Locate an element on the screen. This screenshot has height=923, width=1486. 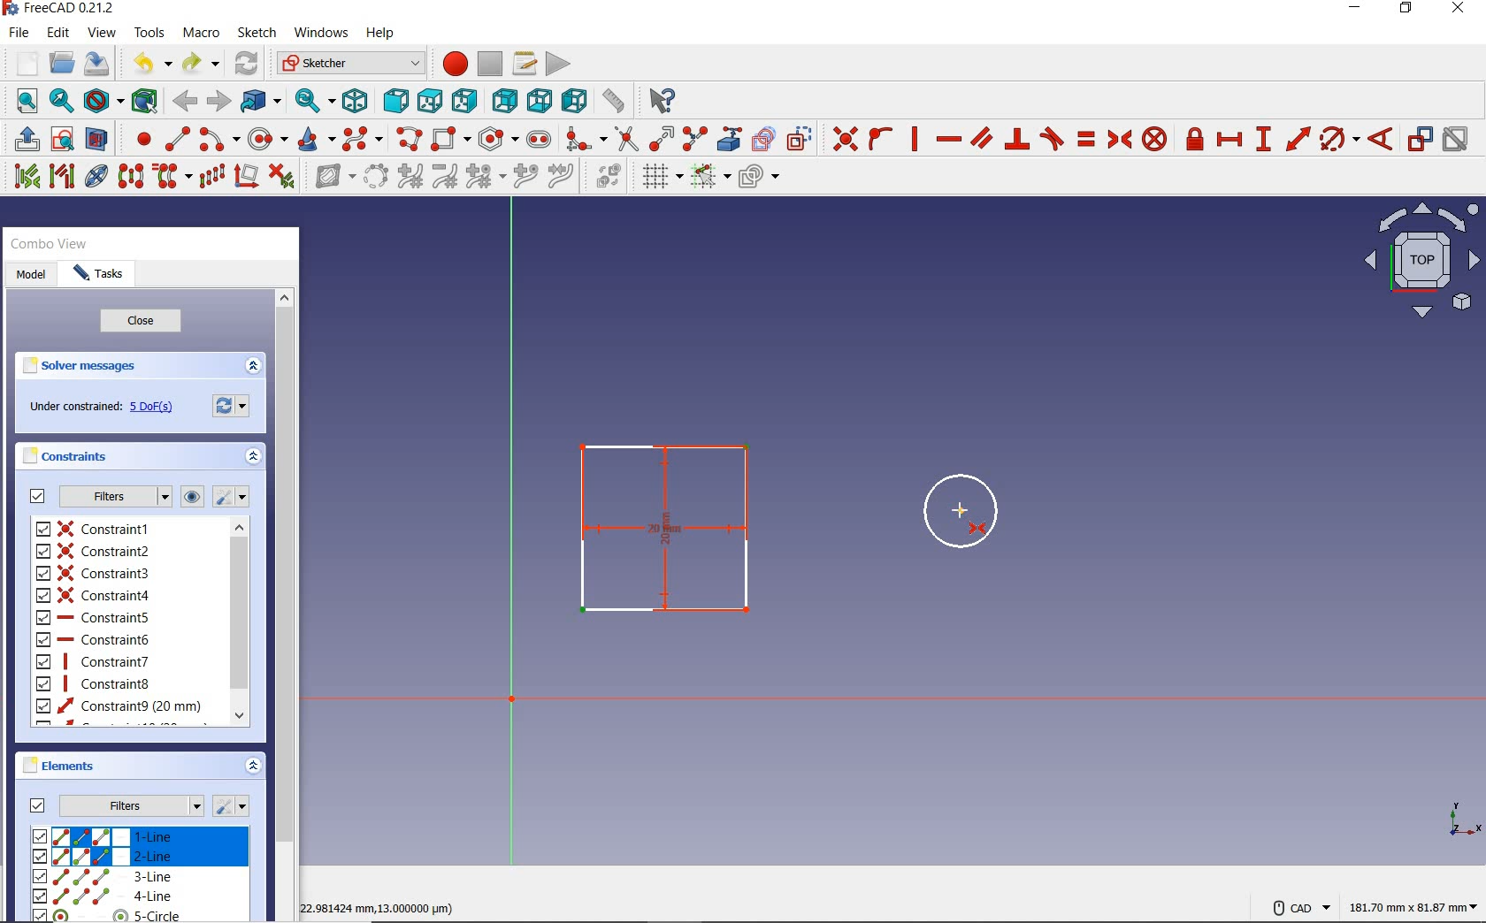
activate/deactivate constraint is located at coordinates (1456, 140).